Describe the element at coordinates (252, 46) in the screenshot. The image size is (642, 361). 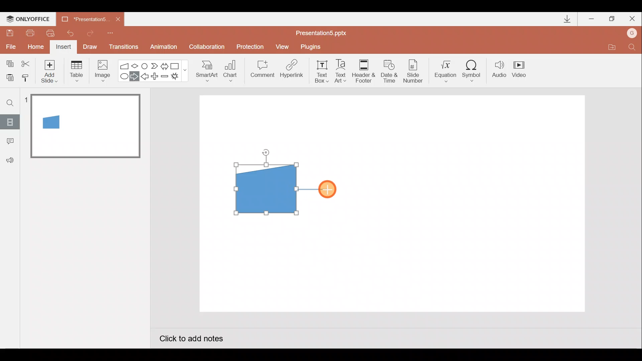
I see `Protection` at that location.